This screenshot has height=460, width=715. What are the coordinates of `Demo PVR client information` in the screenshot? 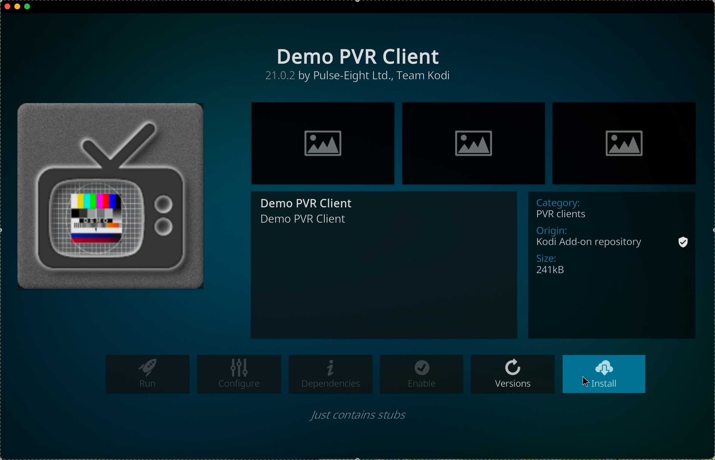 It's located at (612, 266).